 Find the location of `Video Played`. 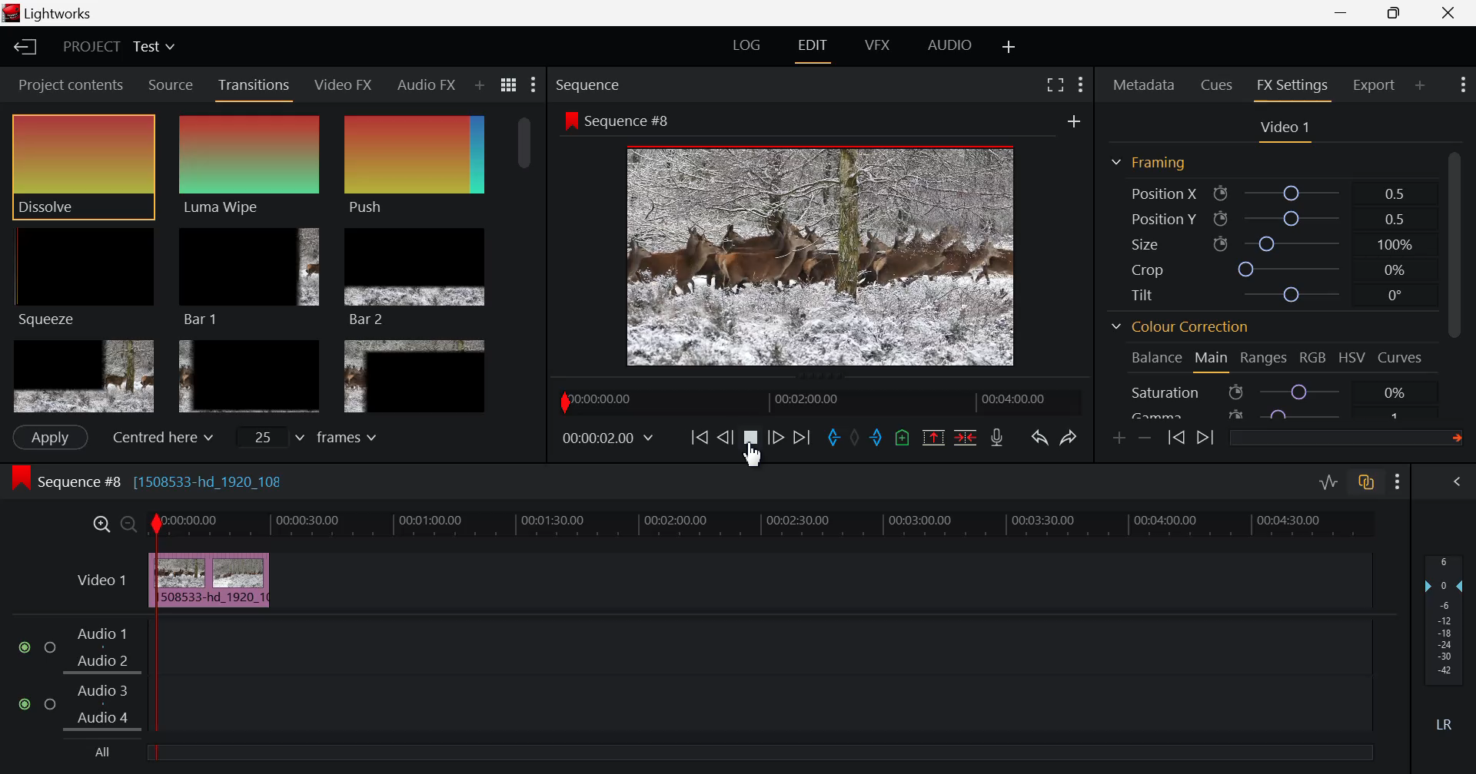

Video Played is located at coordinates (752, 444).